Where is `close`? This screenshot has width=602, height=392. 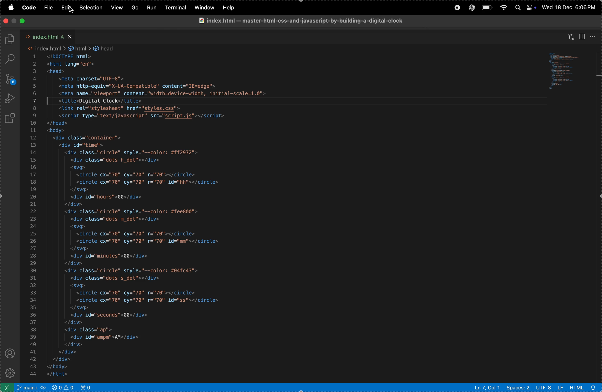 close is located at coordinates (5, 21).